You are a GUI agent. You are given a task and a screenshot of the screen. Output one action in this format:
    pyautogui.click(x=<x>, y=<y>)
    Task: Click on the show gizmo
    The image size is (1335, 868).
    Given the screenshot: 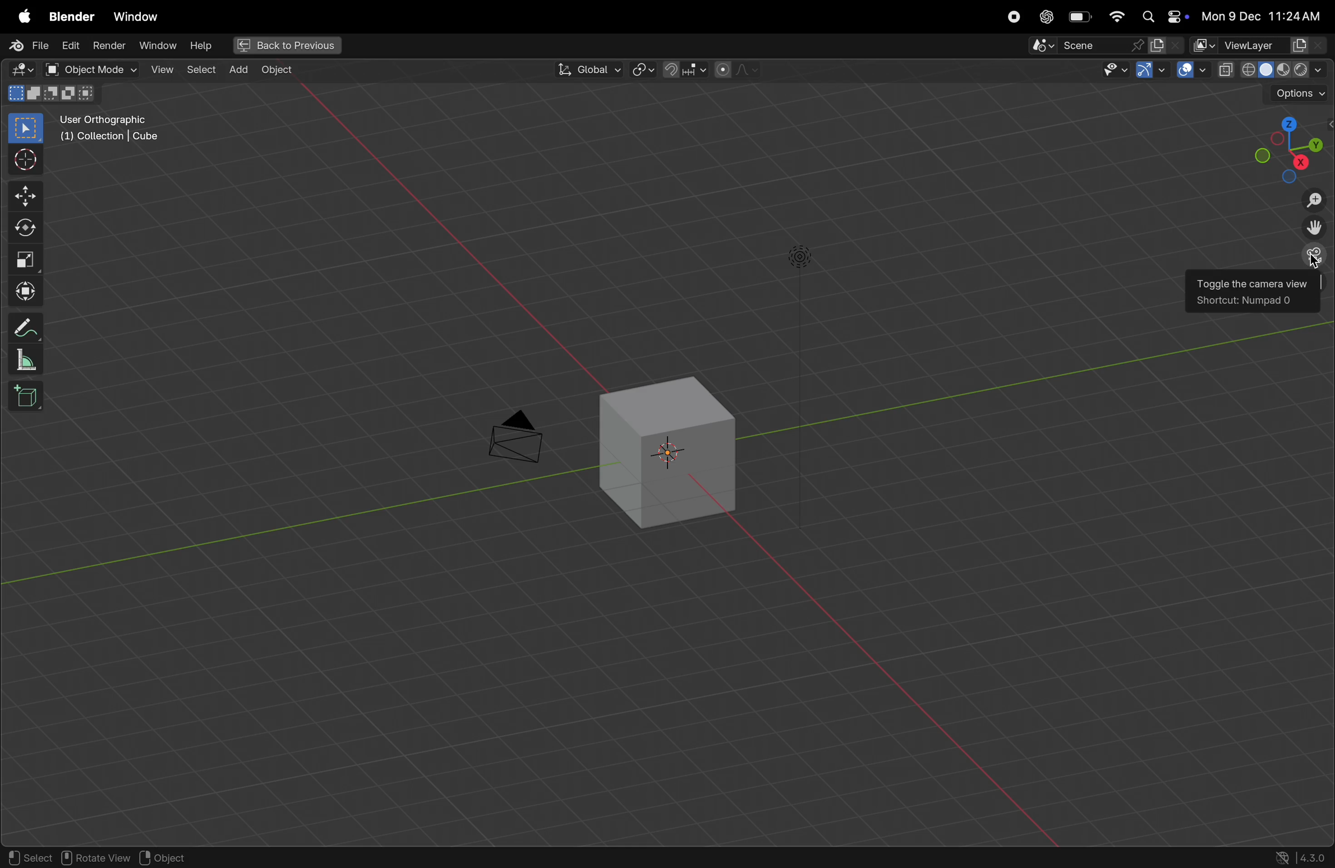 What is the action you would take?
    pyautogui.click(x=1152, y=70)
    